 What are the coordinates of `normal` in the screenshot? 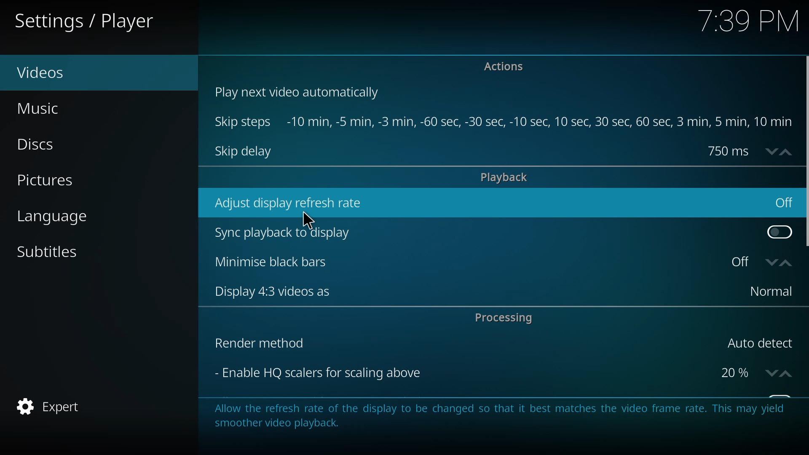 It's located at (767, 292).